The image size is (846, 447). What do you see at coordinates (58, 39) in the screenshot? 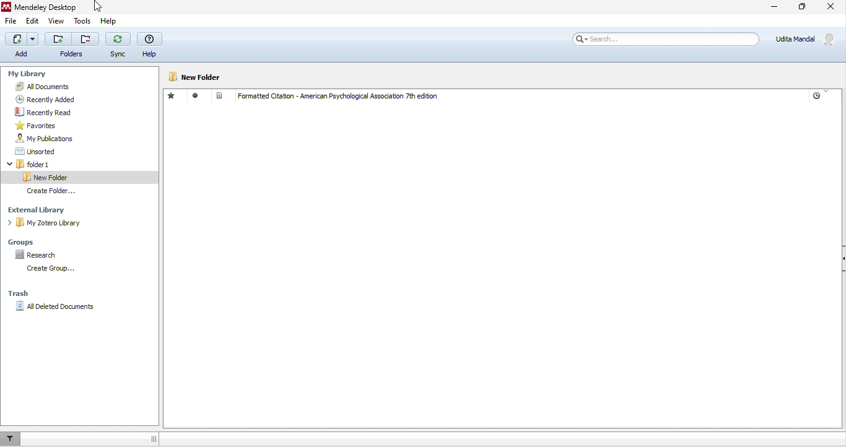
I see `Add folder` at bounding box center [58, 39].